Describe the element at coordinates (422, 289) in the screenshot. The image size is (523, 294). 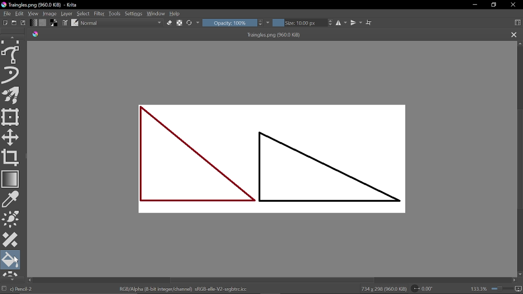
I see `0.00` at that location.